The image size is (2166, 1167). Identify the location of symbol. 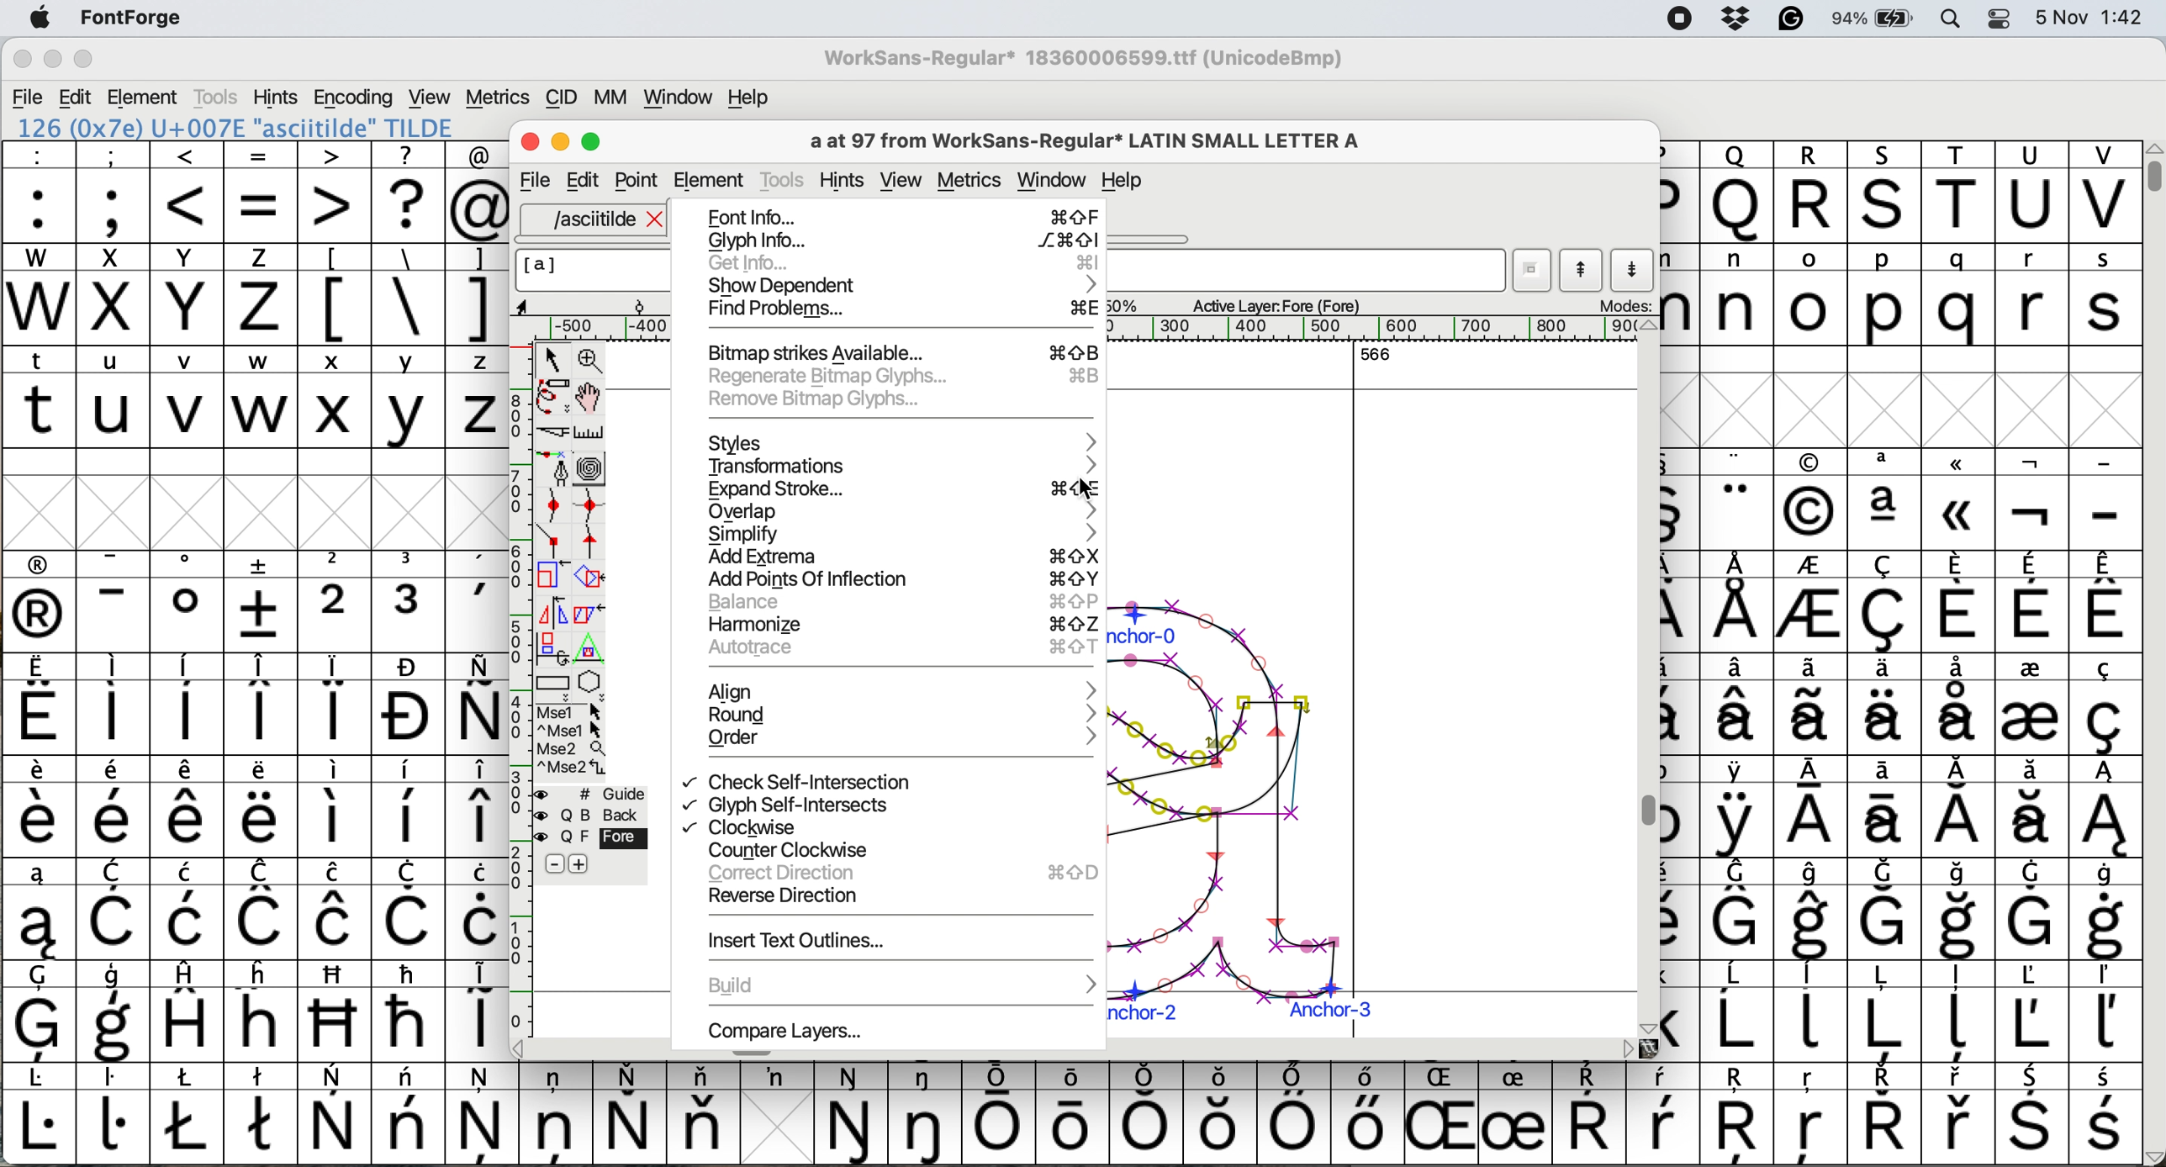
(336, 1115).